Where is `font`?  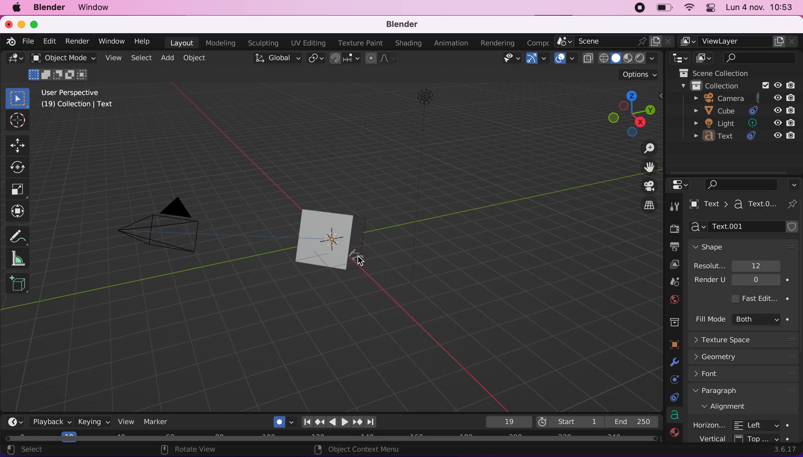
font is located at coordinates (744, 376).